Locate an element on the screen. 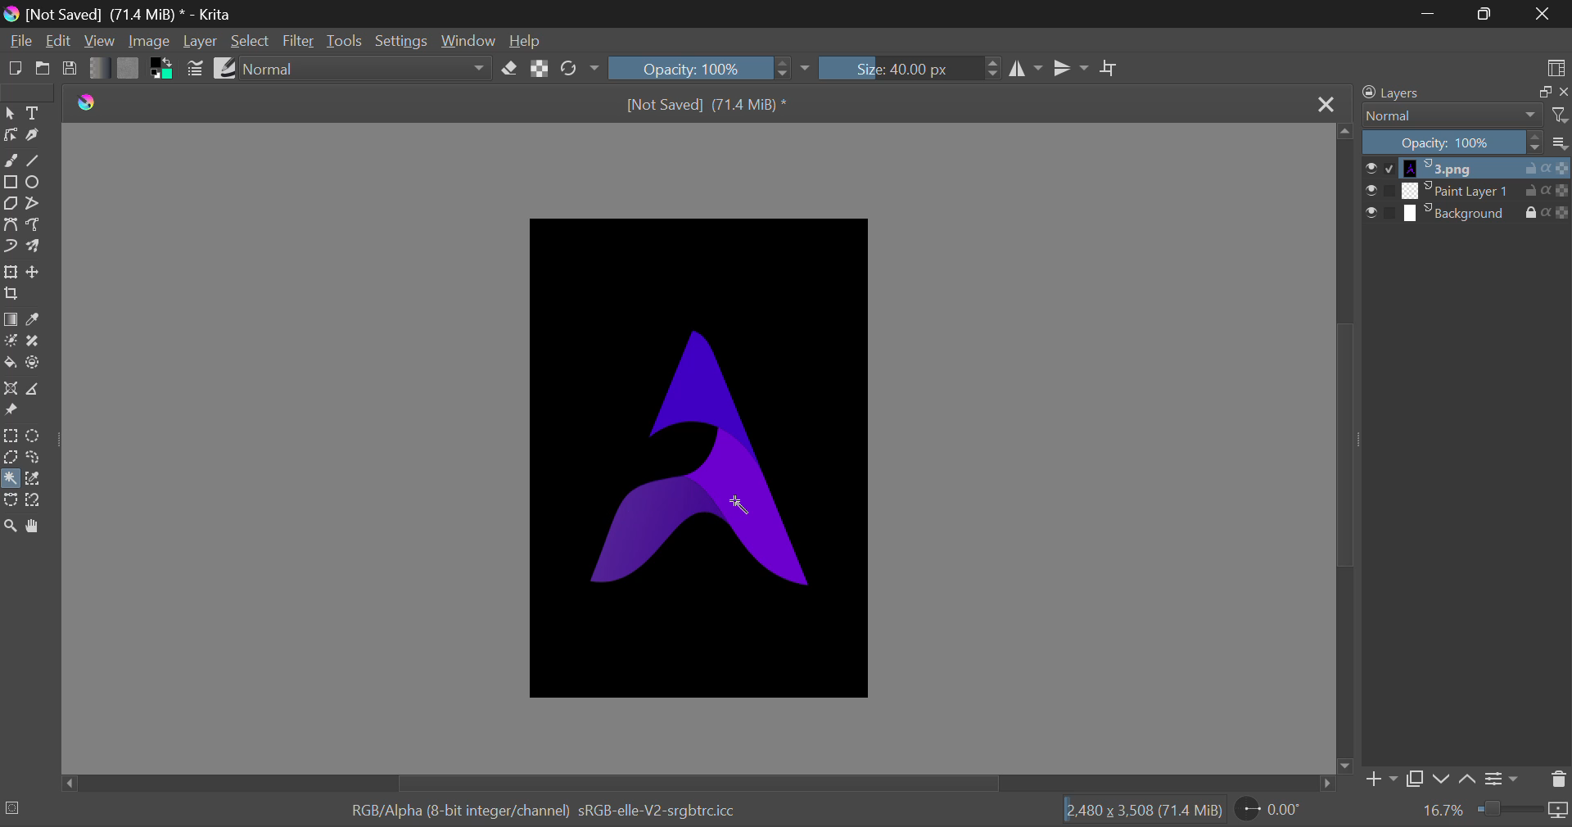  Copy Layer is located at coordinates (1416, 780).